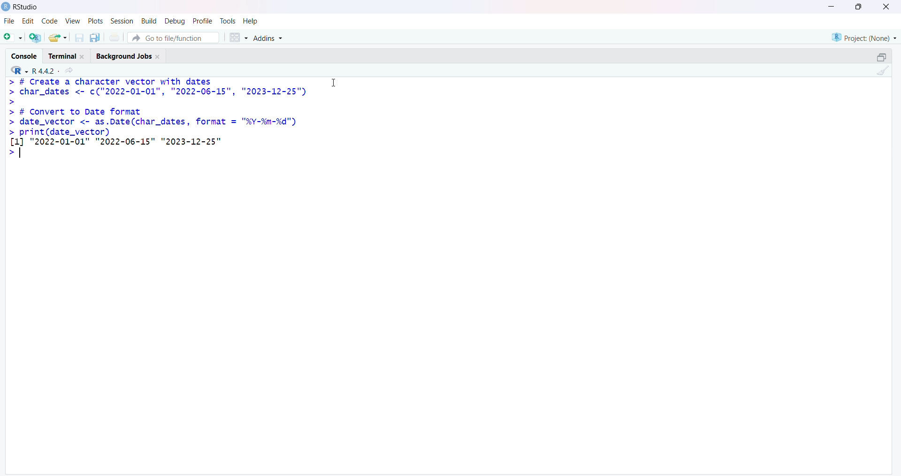  Describe the element at coordinates (176, 37) in the screenshot. I see `Go to file/function` at that location.